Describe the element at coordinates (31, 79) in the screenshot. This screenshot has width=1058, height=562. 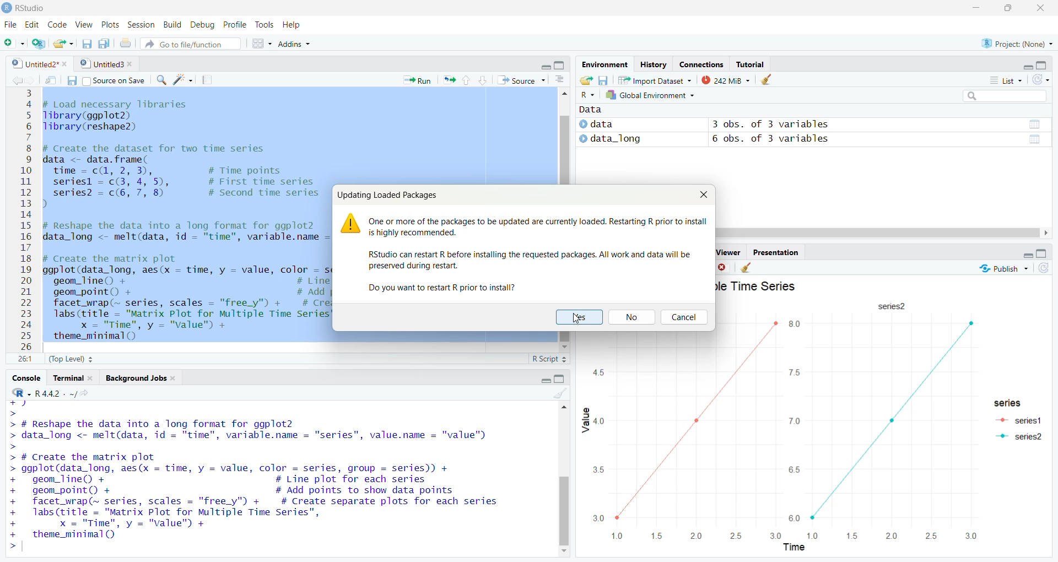
I see `move forward` at that location.